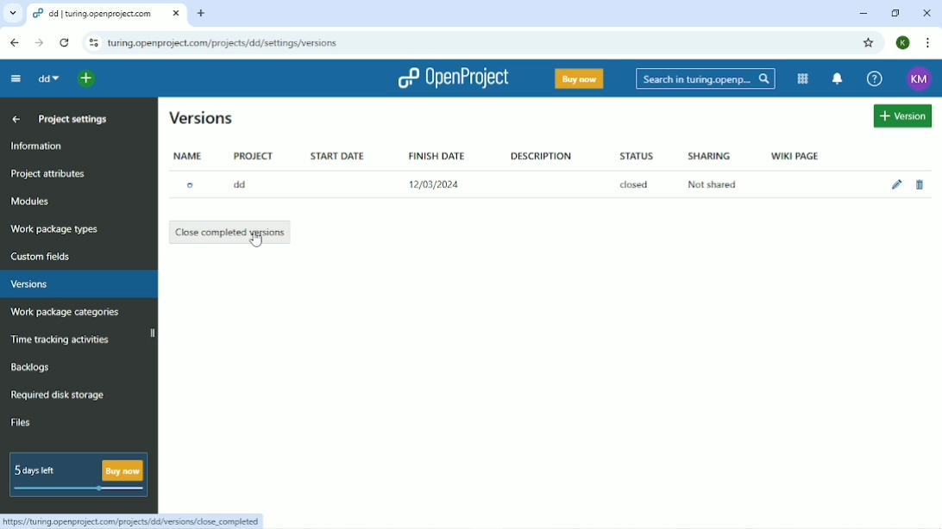 This screenshot has width=942, height=529. Describe the element at coordinates (32, 202) in the screenshot. I see `Modules` at that location.